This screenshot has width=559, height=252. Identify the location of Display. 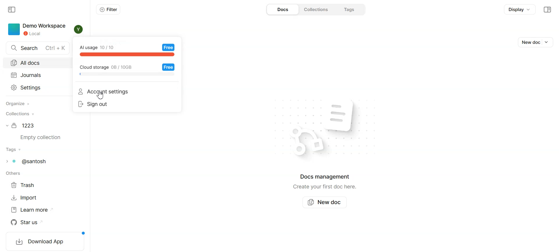
(520, 9).